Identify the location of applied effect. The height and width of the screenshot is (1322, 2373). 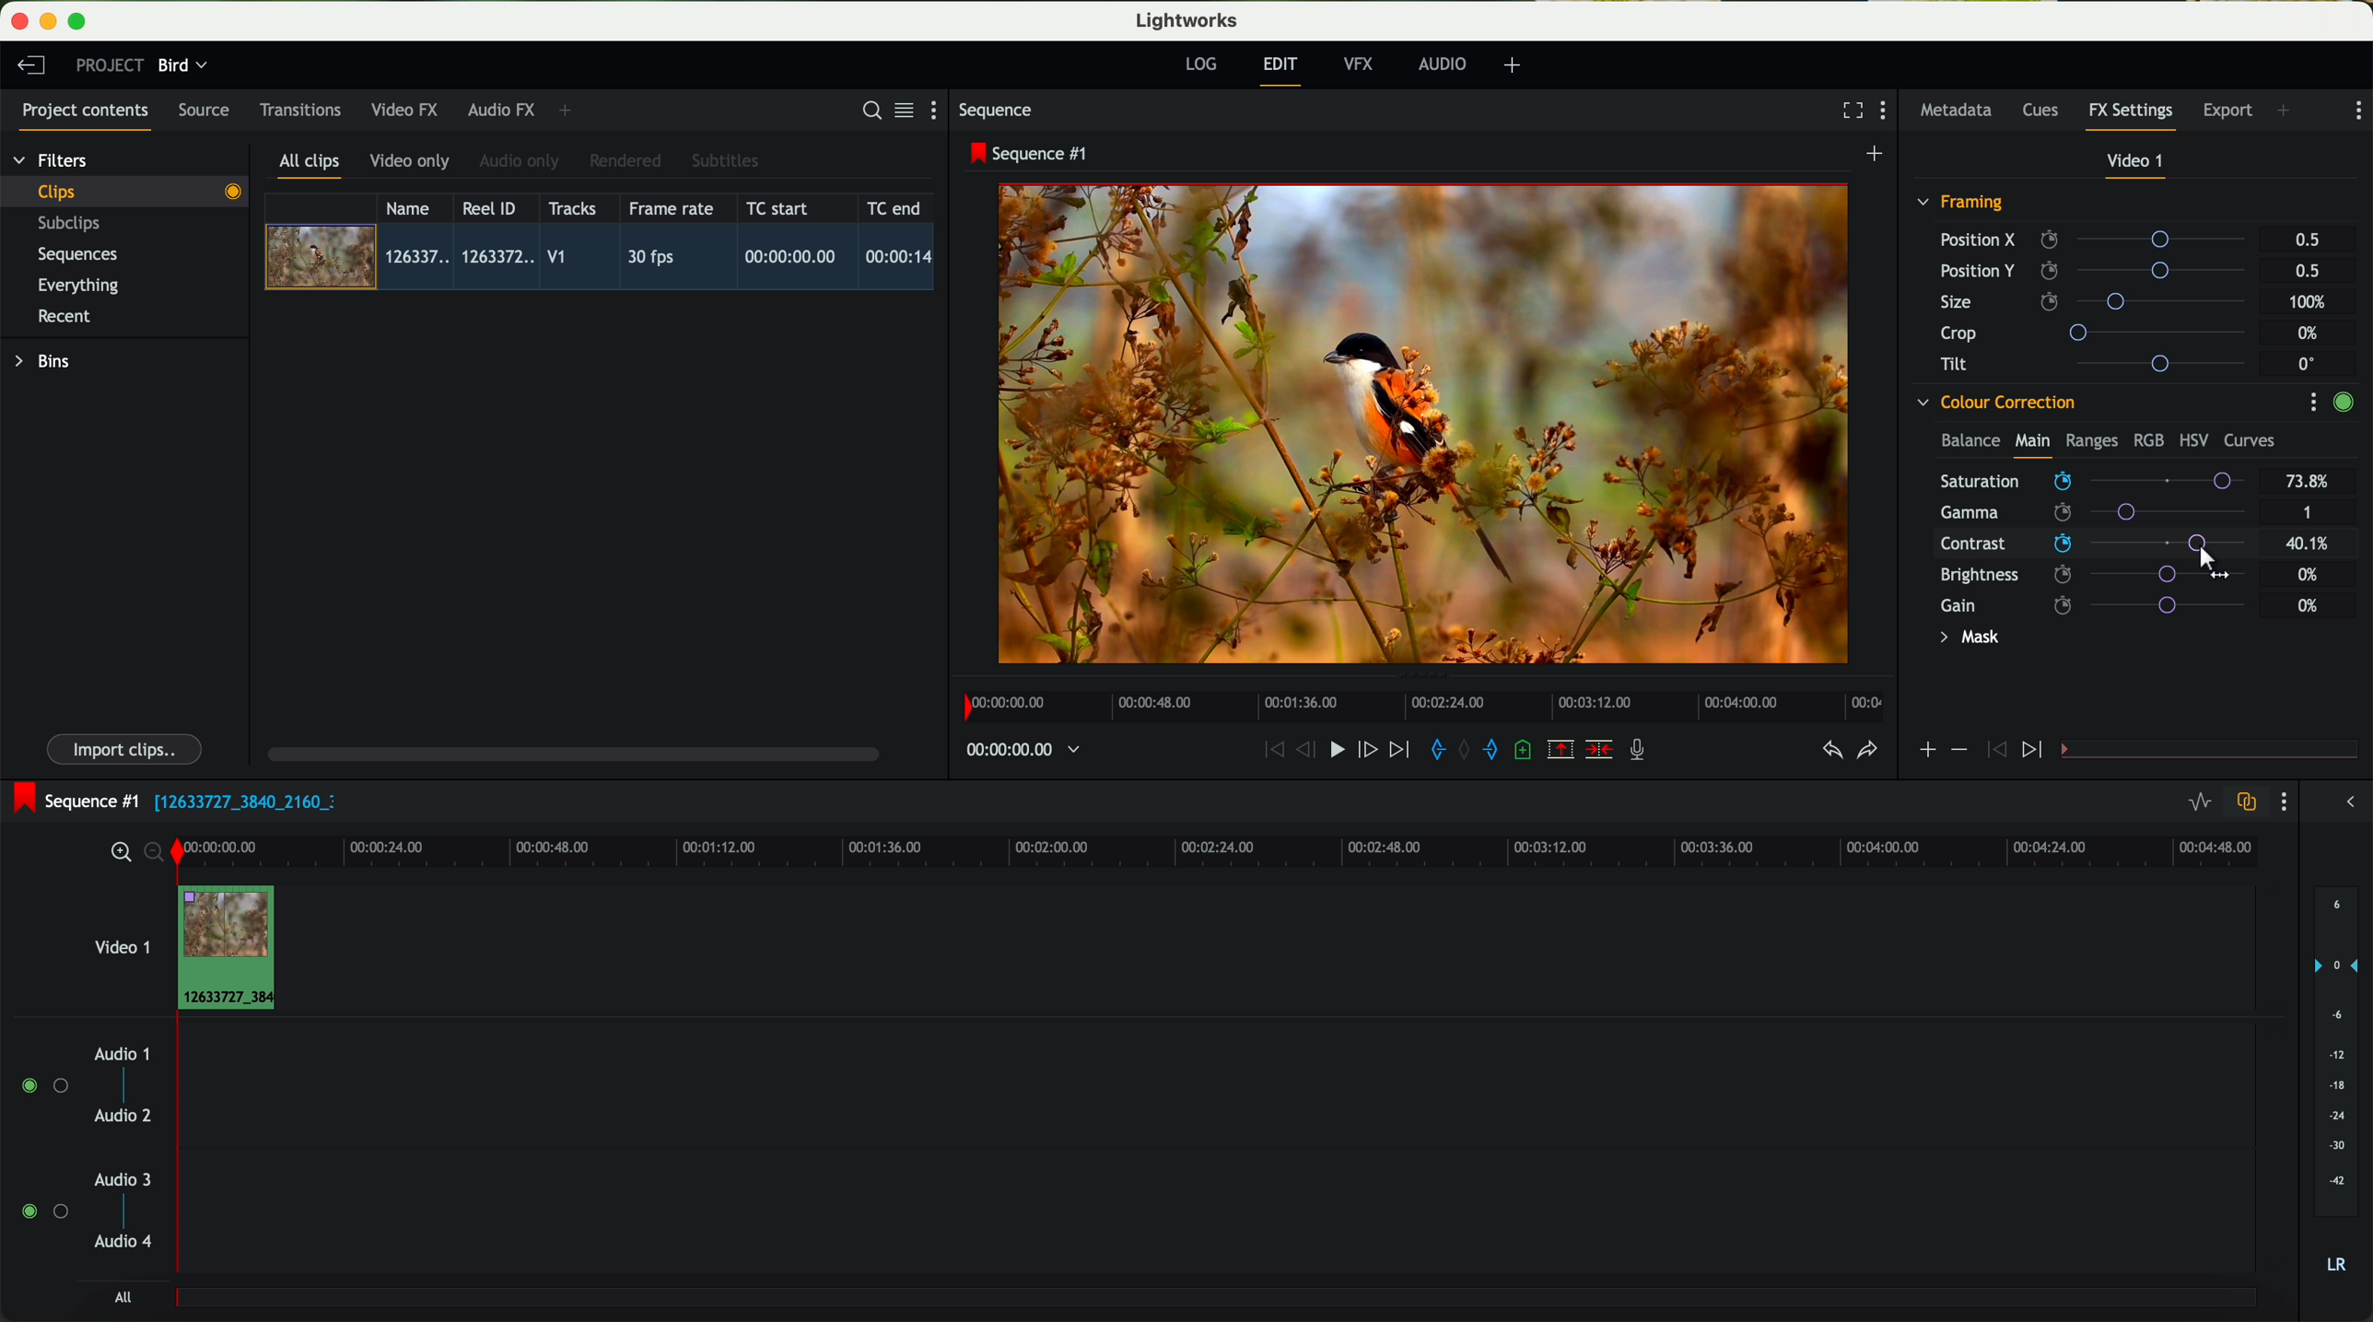
(1427, 424).